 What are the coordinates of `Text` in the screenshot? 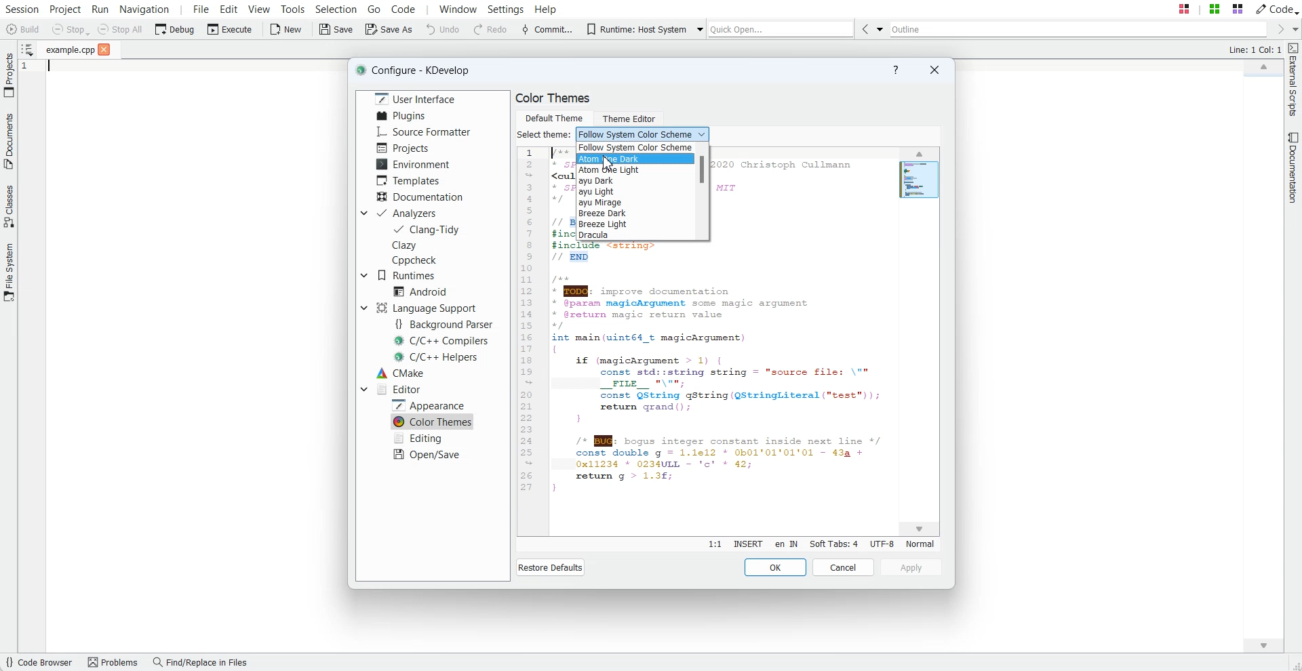 It's located at (418, 70).